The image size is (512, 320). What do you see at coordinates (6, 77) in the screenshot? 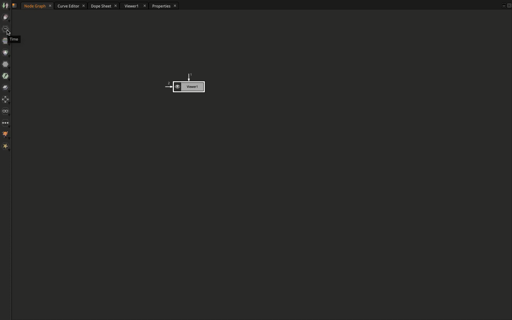
I see `Keyer` at bounding box center [6, 77].